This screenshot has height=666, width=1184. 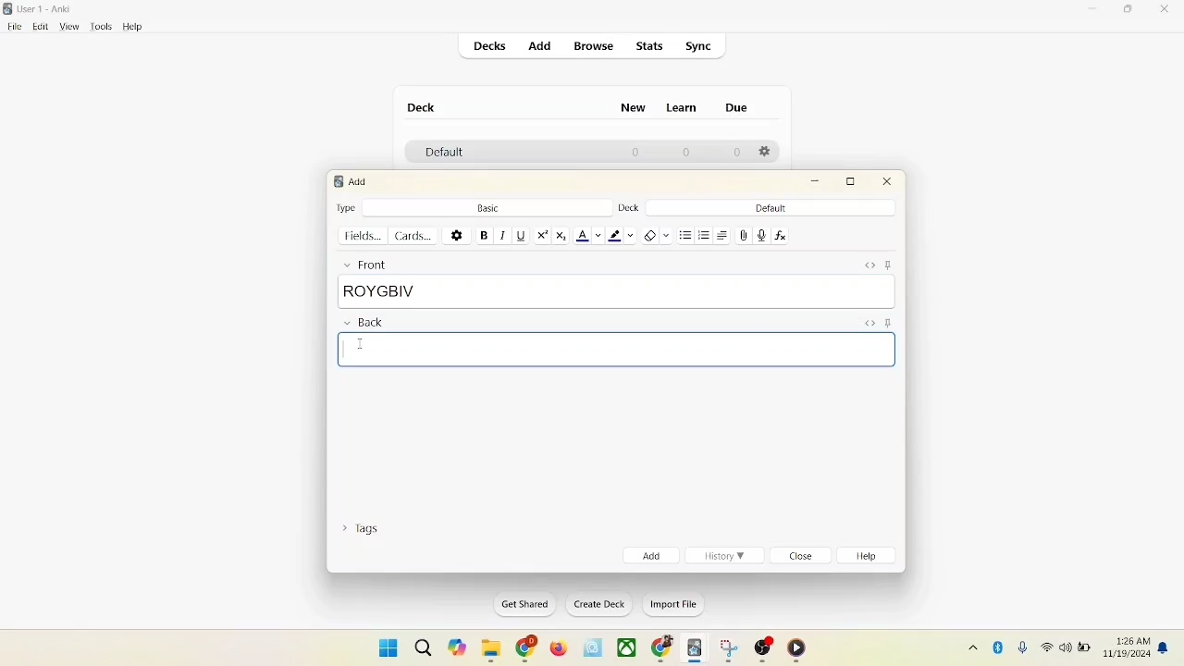 I want to click on ROYGBIV, so click(x=616, y=291).